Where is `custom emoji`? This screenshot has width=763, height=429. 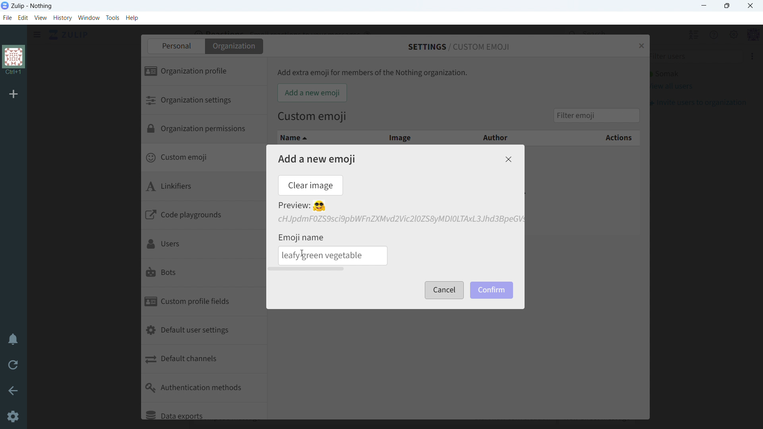
custom emoji is located at coordinates (203, 159).